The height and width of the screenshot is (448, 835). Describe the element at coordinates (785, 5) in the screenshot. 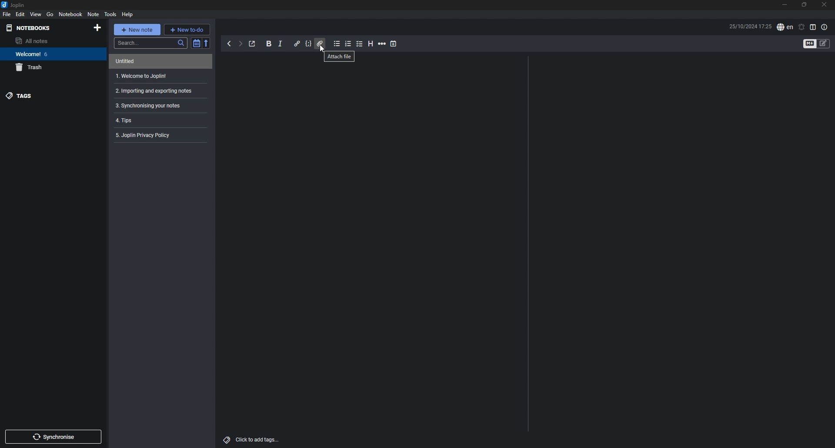

I see `minimize` at that location.